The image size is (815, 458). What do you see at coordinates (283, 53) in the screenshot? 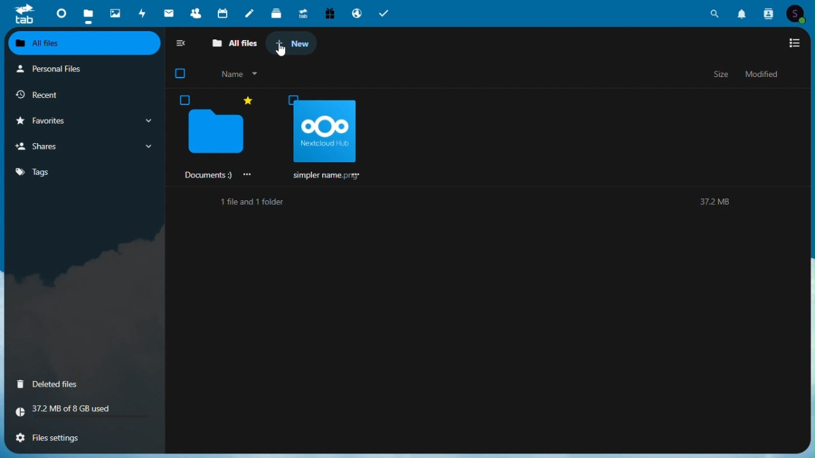
I see `cursor` at bounding box center [283, 53].